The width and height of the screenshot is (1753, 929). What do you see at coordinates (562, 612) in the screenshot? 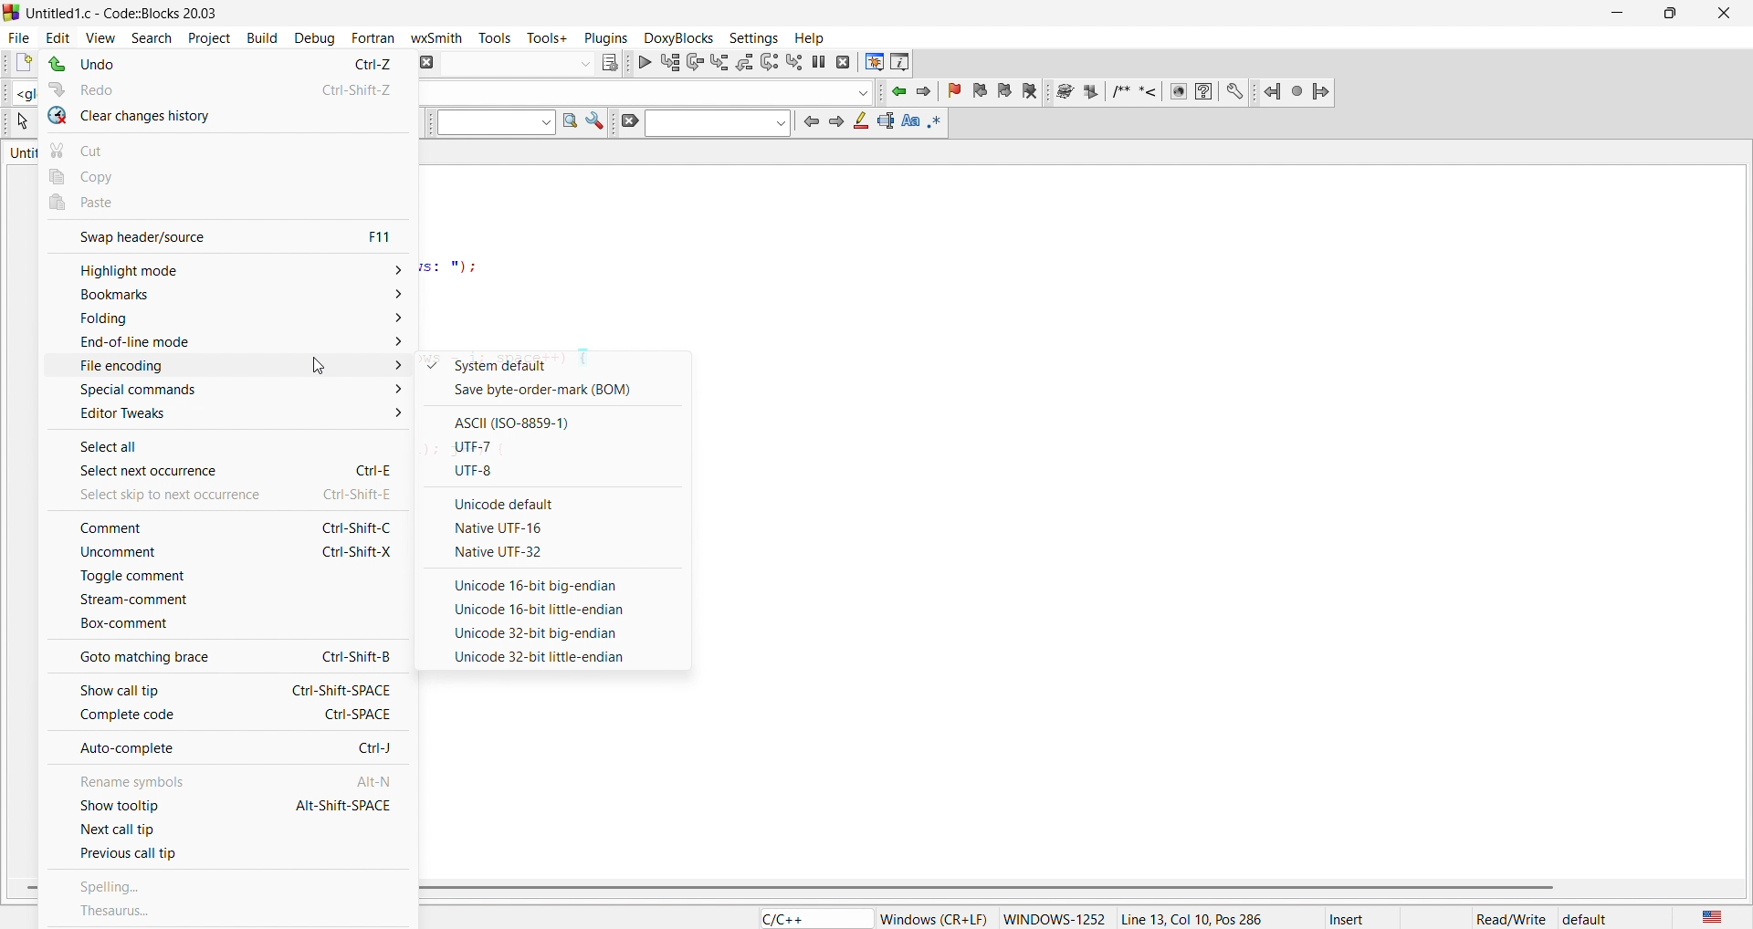
I see `option` at bounding box center [562, 612].